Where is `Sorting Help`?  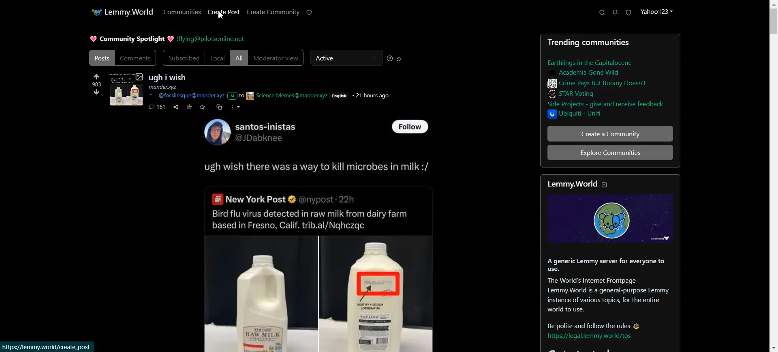 Sorting Help is located at coordinates (388, 59).